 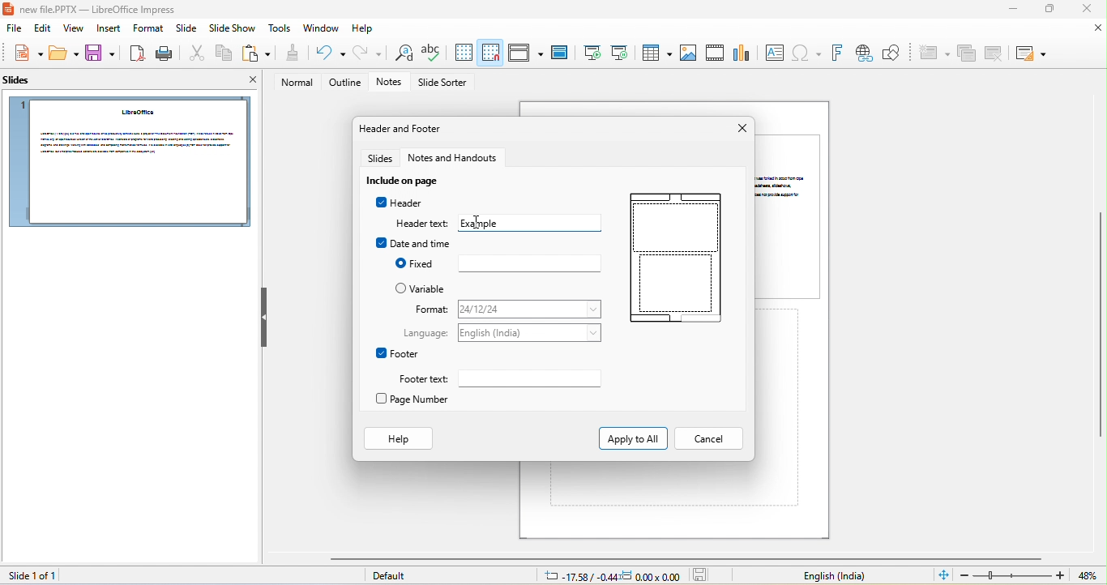 I want to click on normal, so click(x=293, y=83).